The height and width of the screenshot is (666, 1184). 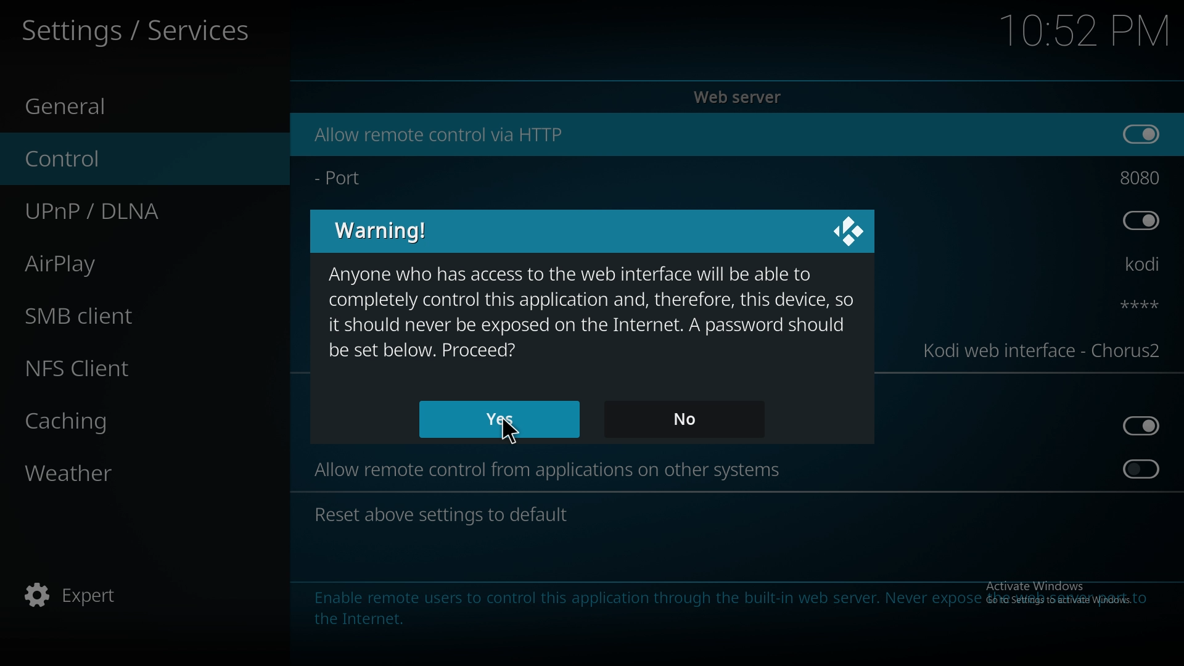 I want to click on nfs client, so click(x=129, y=367).